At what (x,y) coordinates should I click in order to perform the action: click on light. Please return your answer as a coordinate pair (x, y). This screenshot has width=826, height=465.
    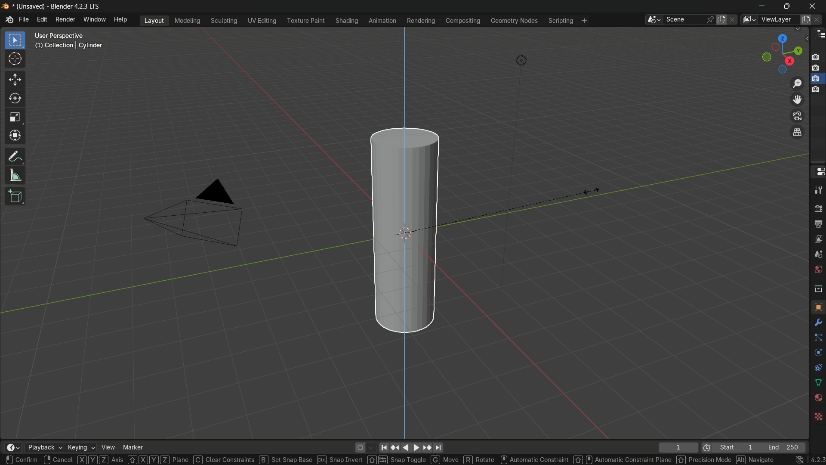
    Looking at the image, I should click on (522, 61).